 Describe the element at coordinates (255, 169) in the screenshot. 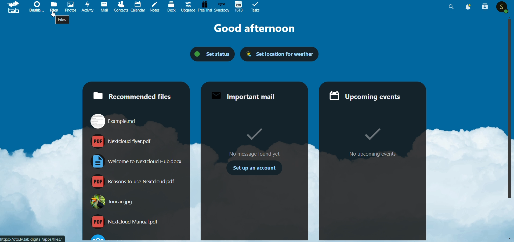

I see `Set Up an account` at that location.